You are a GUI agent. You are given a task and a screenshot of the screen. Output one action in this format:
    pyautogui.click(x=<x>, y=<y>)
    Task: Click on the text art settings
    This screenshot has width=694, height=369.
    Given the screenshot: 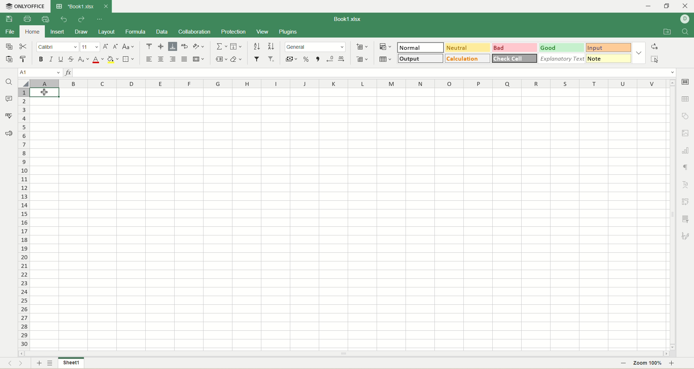 What is the action you would take?
    pyautogui.click(x=686, y=185)
    